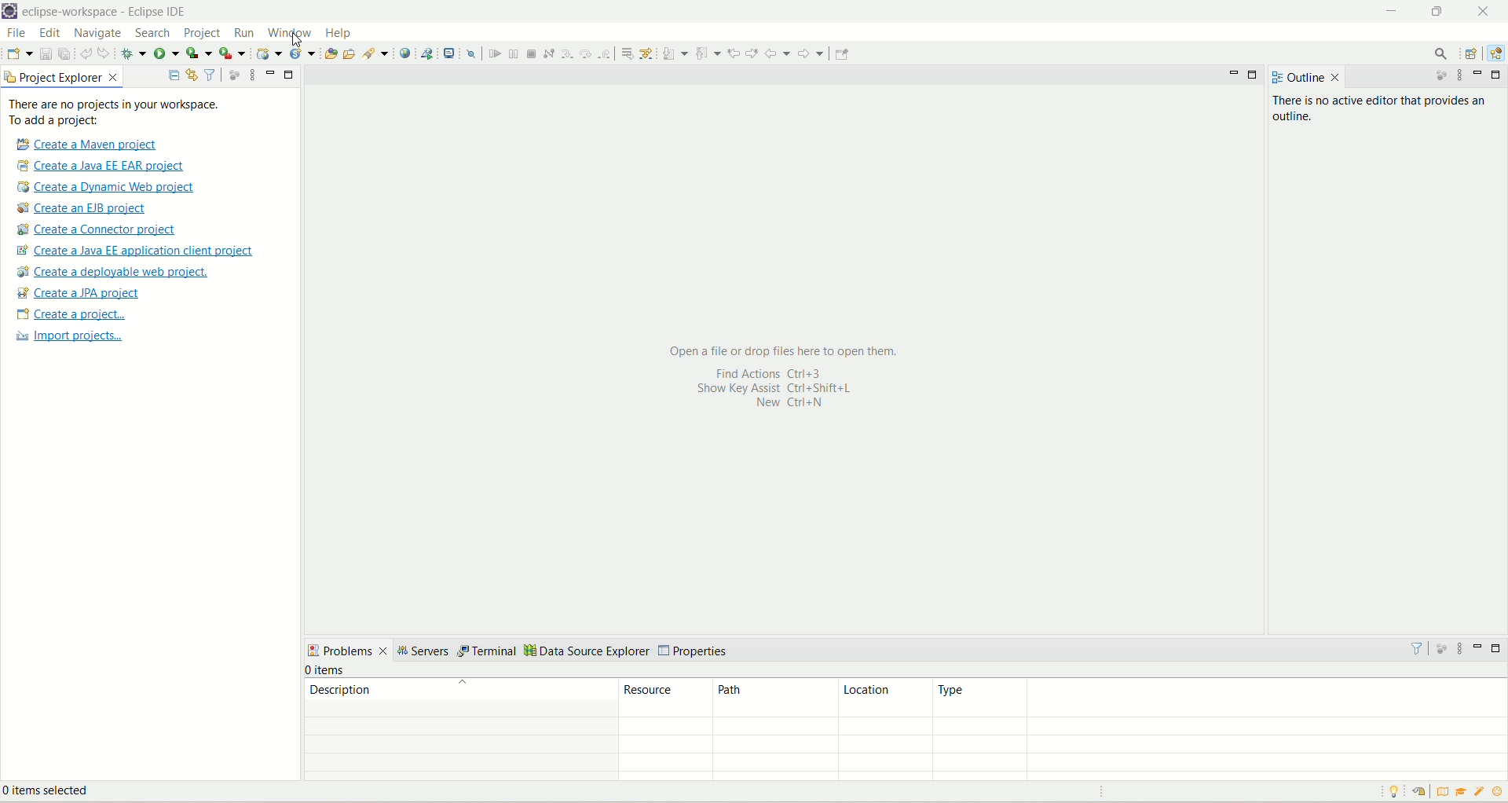 This screenshot has width=1508, height=803. What do you see at coordinates (243, 32) in the screenshot?
I see `run` at bounding box center [243, 32].